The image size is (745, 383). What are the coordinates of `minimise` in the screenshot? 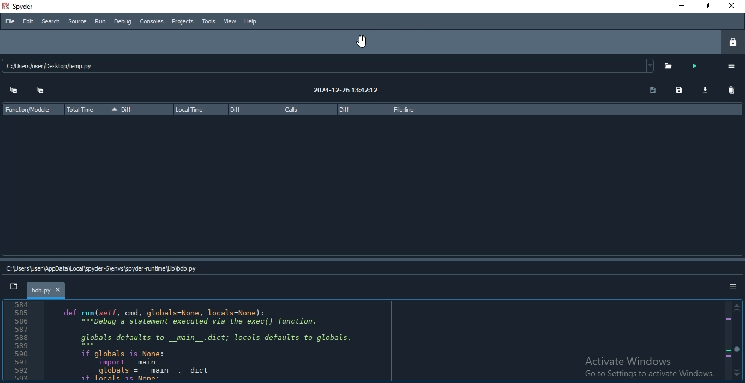 It's located at (681, 7).